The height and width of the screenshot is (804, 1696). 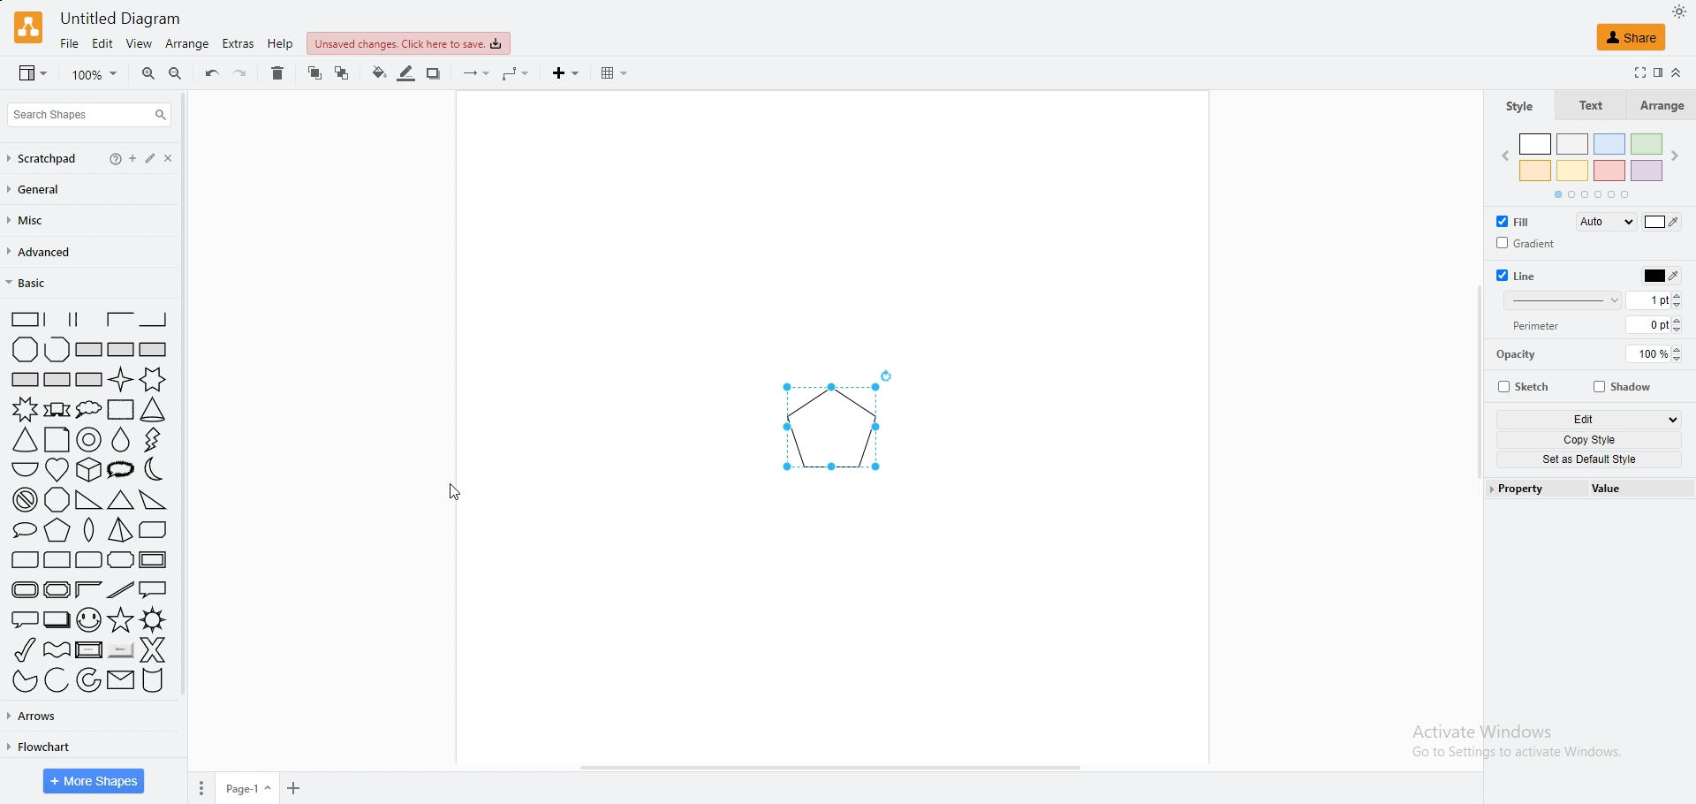 What do you see at coordinates (155, 558) in the screenshot?
I see `frame` at bounding box center [155, 558].